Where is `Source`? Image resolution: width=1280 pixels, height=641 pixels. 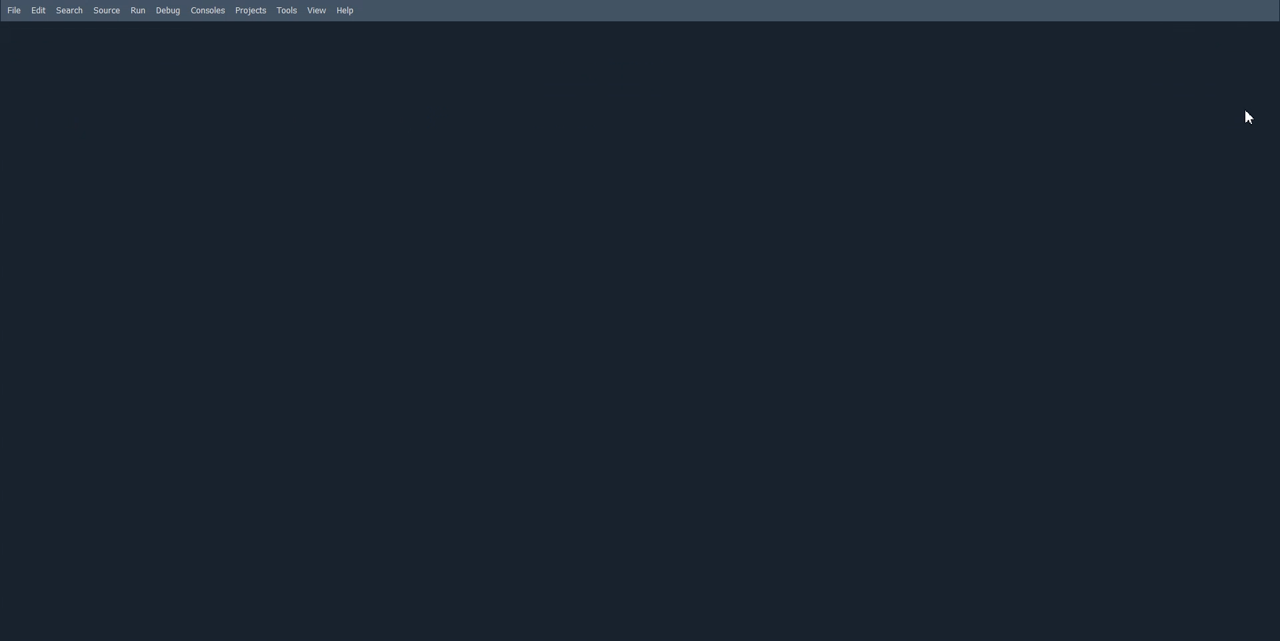
Source is located at coordinates (107, 11).